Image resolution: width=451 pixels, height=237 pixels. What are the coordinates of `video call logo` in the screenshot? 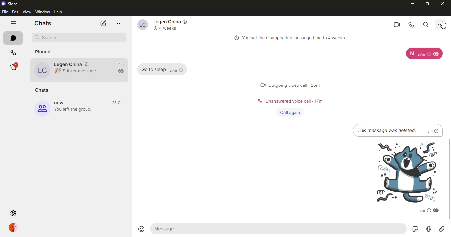 It's located at (260, 85).